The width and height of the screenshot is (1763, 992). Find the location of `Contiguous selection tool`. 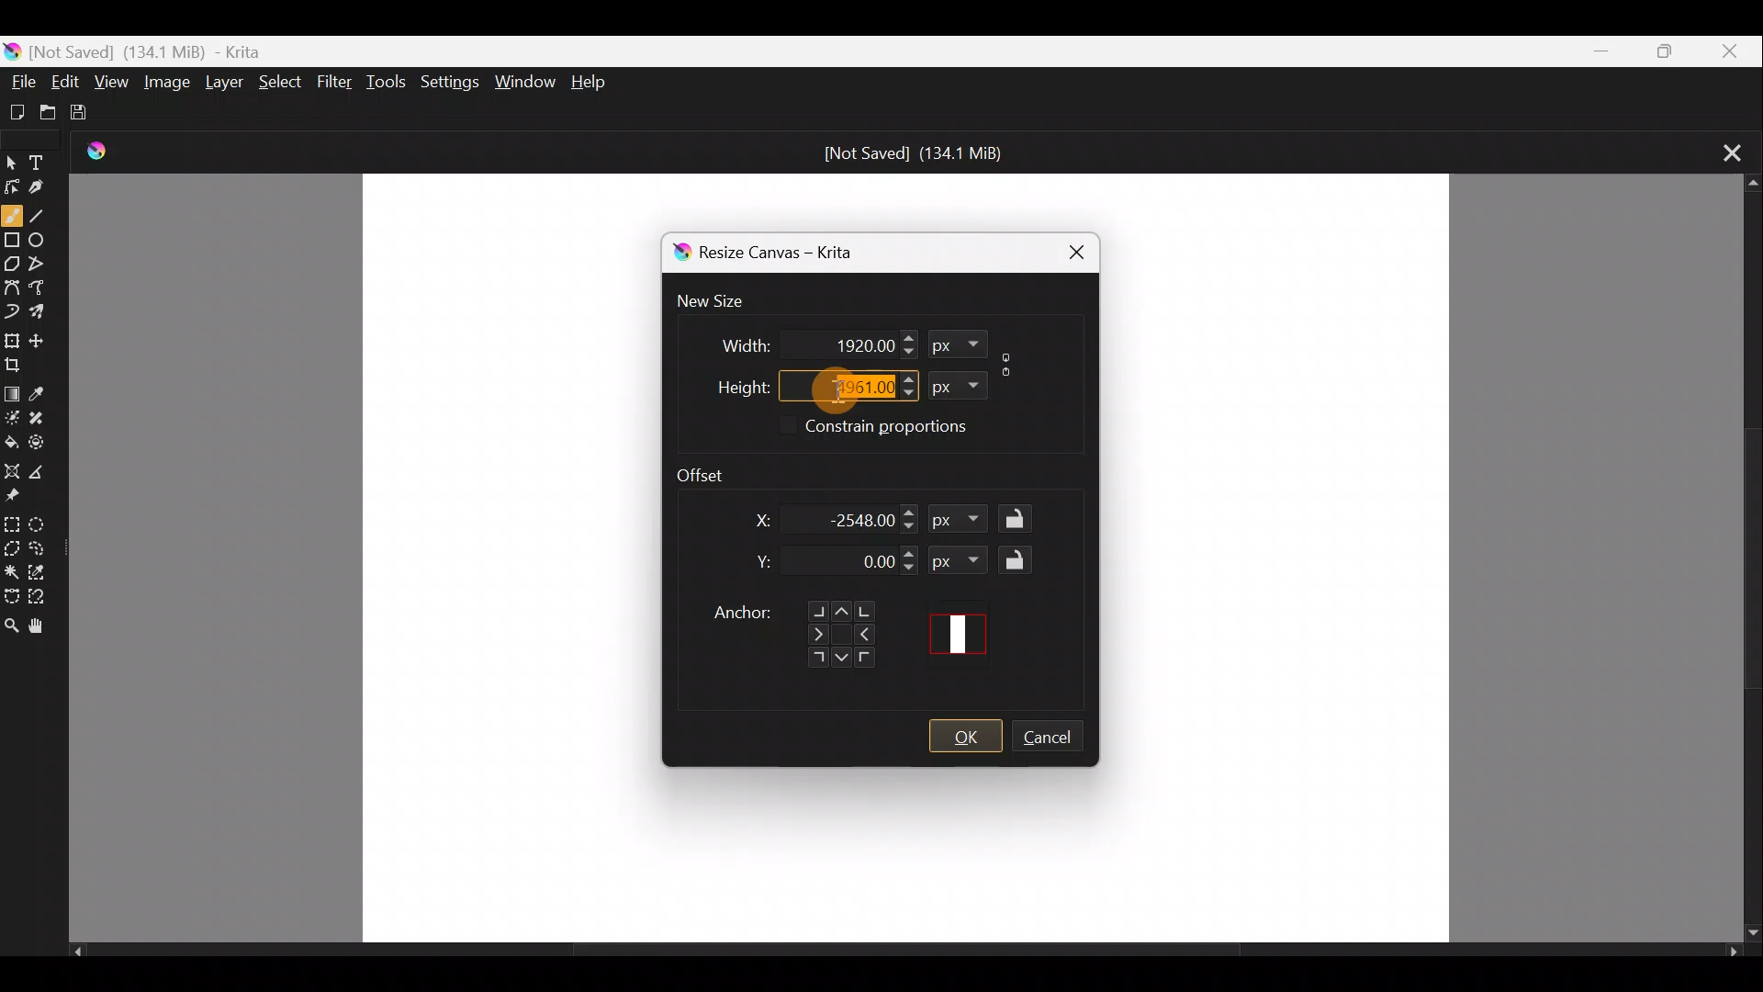

Contiguous selection tool is located at coordinates (12, 572).